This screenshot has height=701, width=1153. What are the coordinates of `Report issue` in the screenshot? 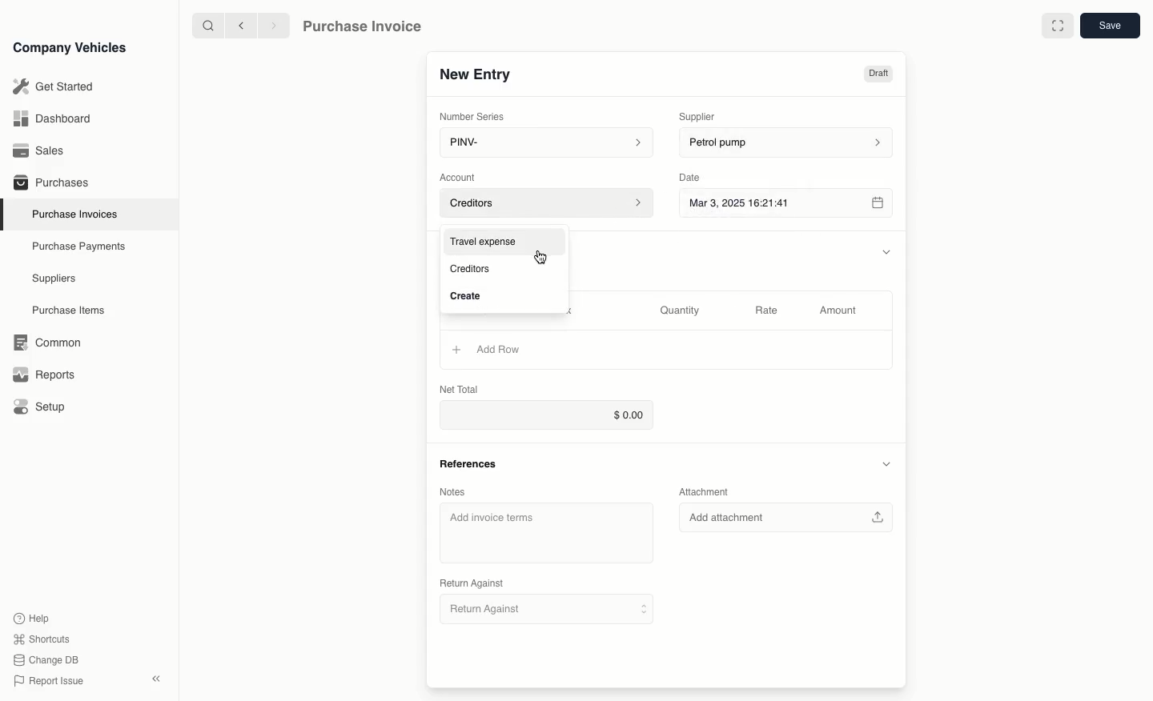 It's located at (51, 682).